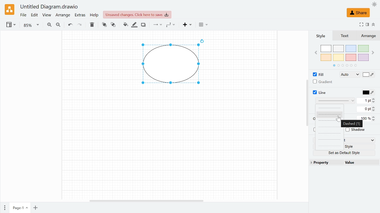 This screenshot has width=380, height=213. I want to click on Decrease perimeter, so click(375, 111).